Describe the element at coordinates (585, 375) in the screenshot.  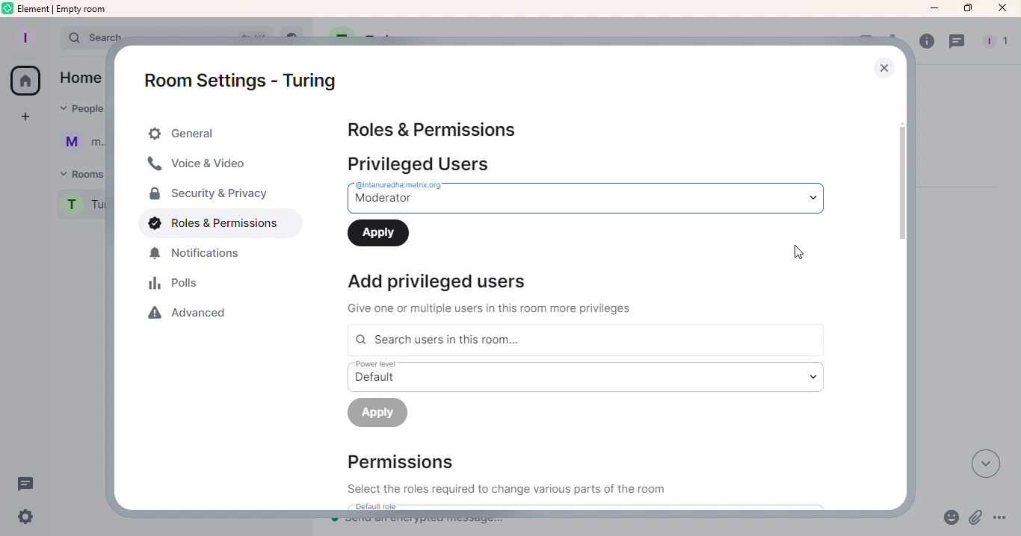
I see `Drop down menu` at that location.